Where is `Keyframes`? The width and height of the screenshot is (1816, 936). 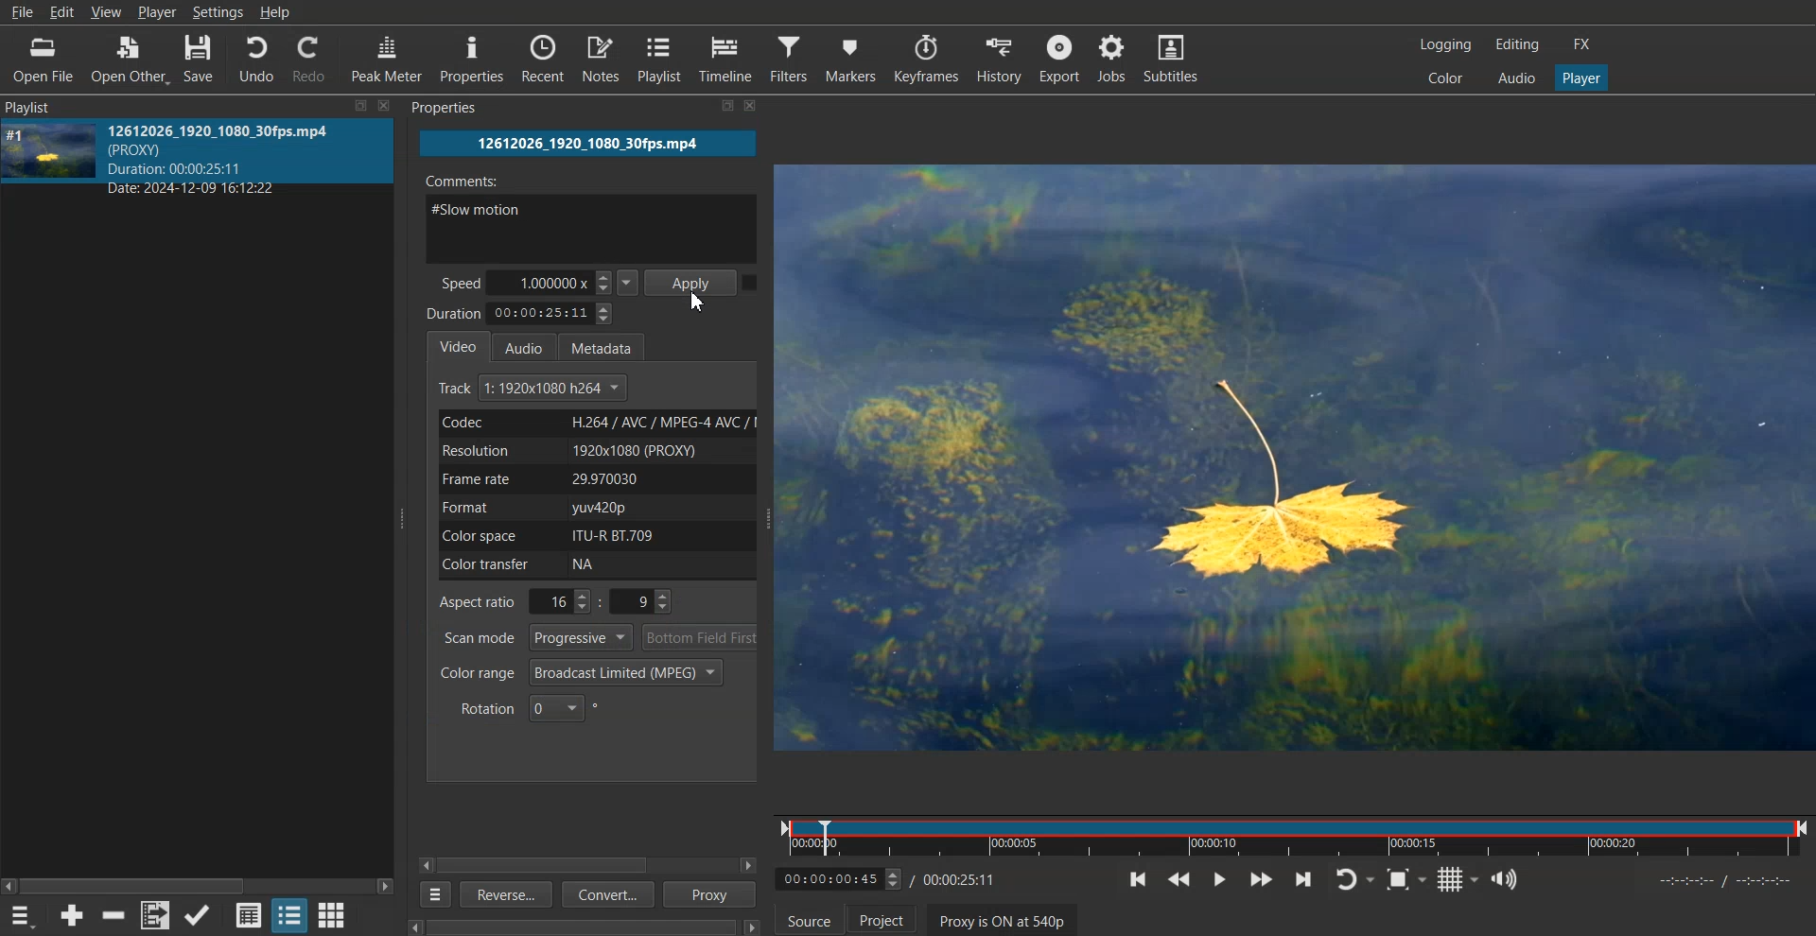
Keyframes is located at coordinates (926, 58).